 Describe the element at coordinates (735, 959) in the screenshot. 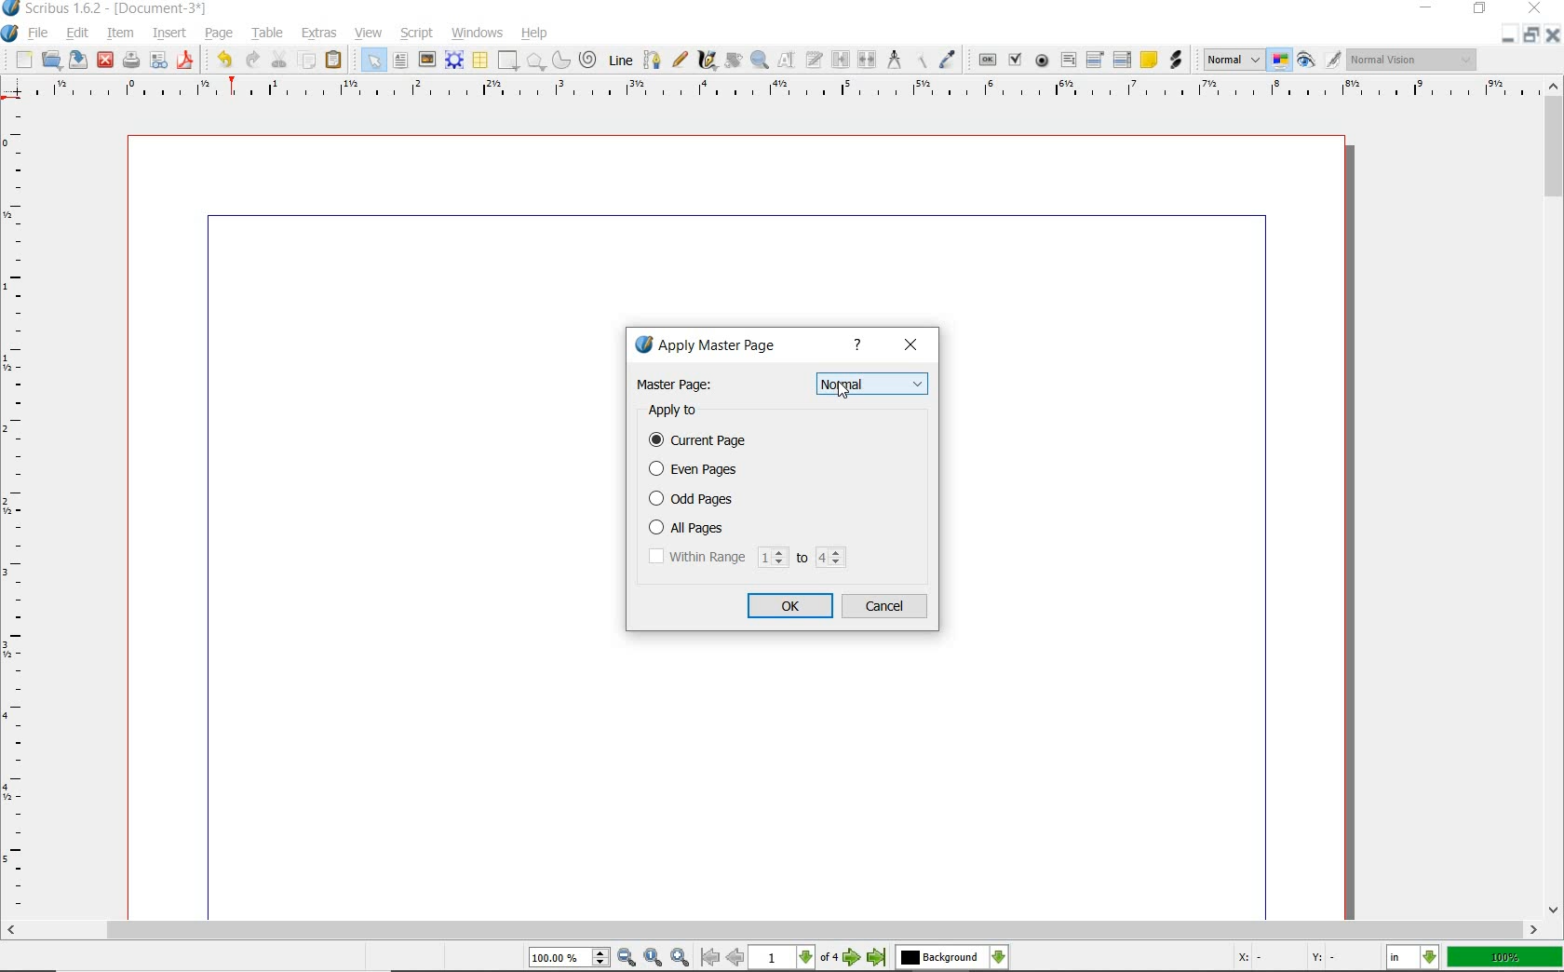

I see `Previous Page` at that location.